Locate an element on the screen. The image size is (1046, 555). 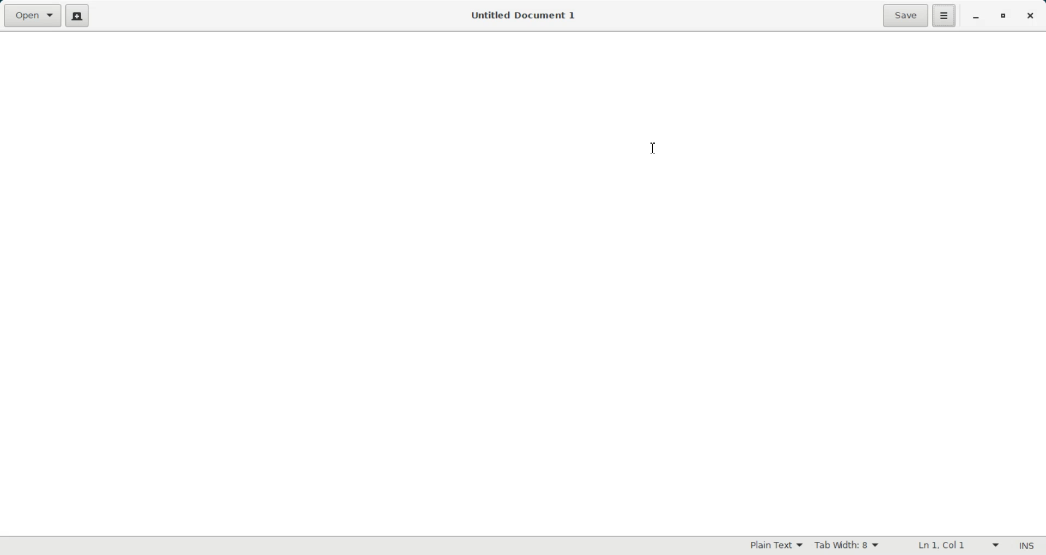
Create a new file is located at coordinates (77, 16).